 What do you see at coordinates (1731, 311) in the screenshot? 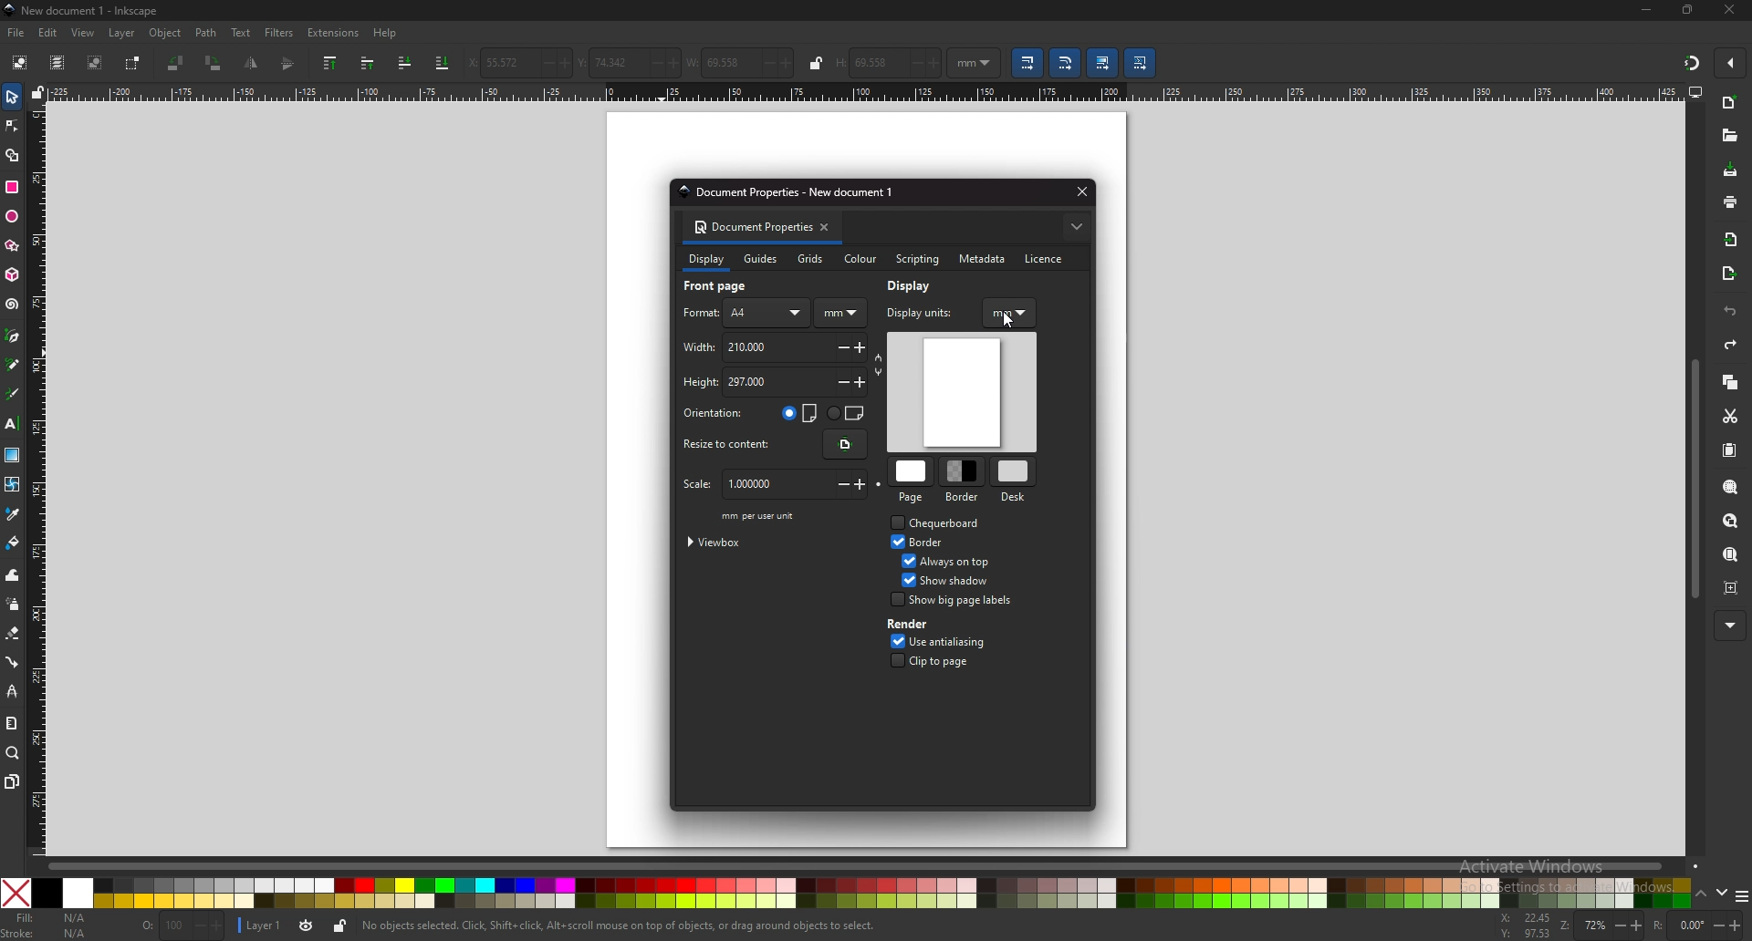
I see `undo` at bounding box center [1731, 311].